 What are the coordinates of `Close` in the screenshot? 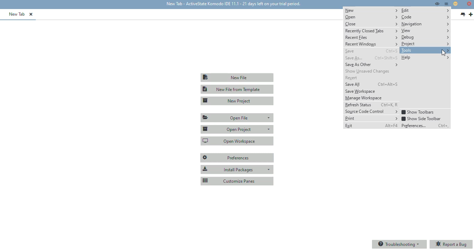 It's located at (469, 4).